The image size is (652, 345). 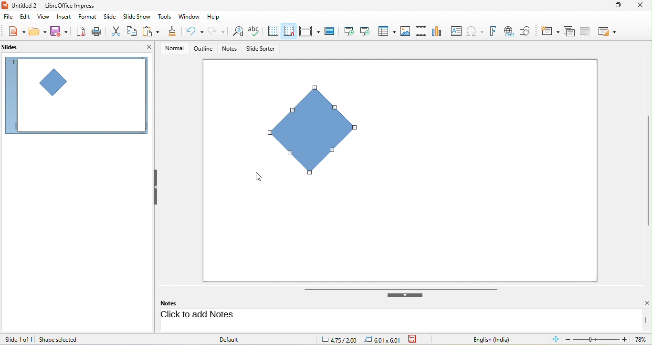 I want to click on spelling, so click(x=255, y=31).